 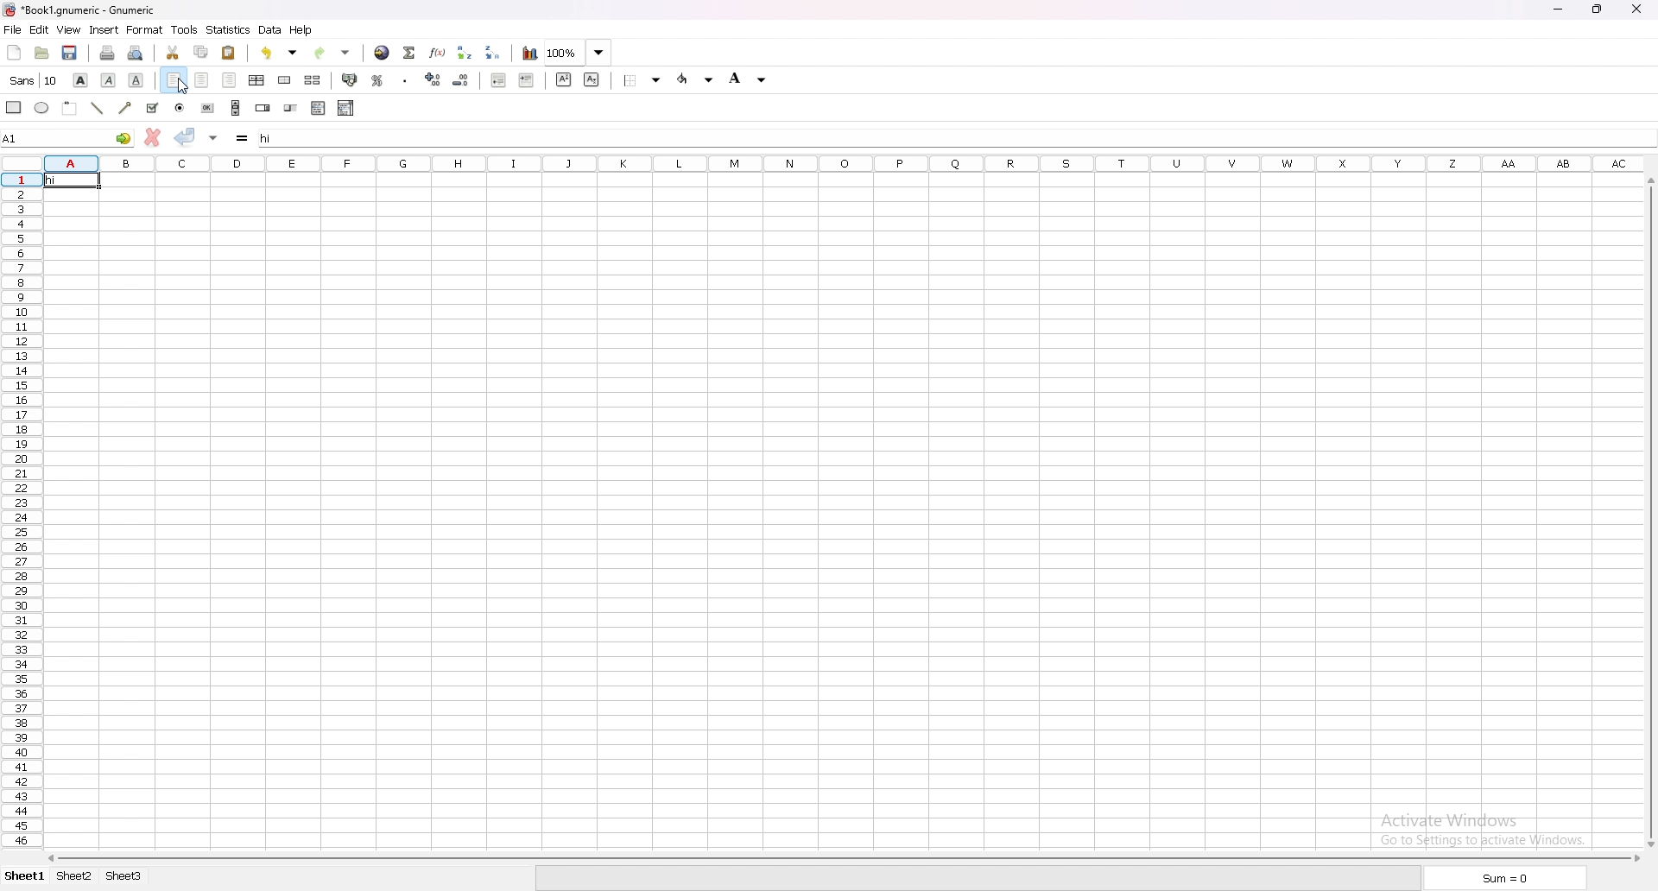 I want to click on view, so click(x=68, y=31).